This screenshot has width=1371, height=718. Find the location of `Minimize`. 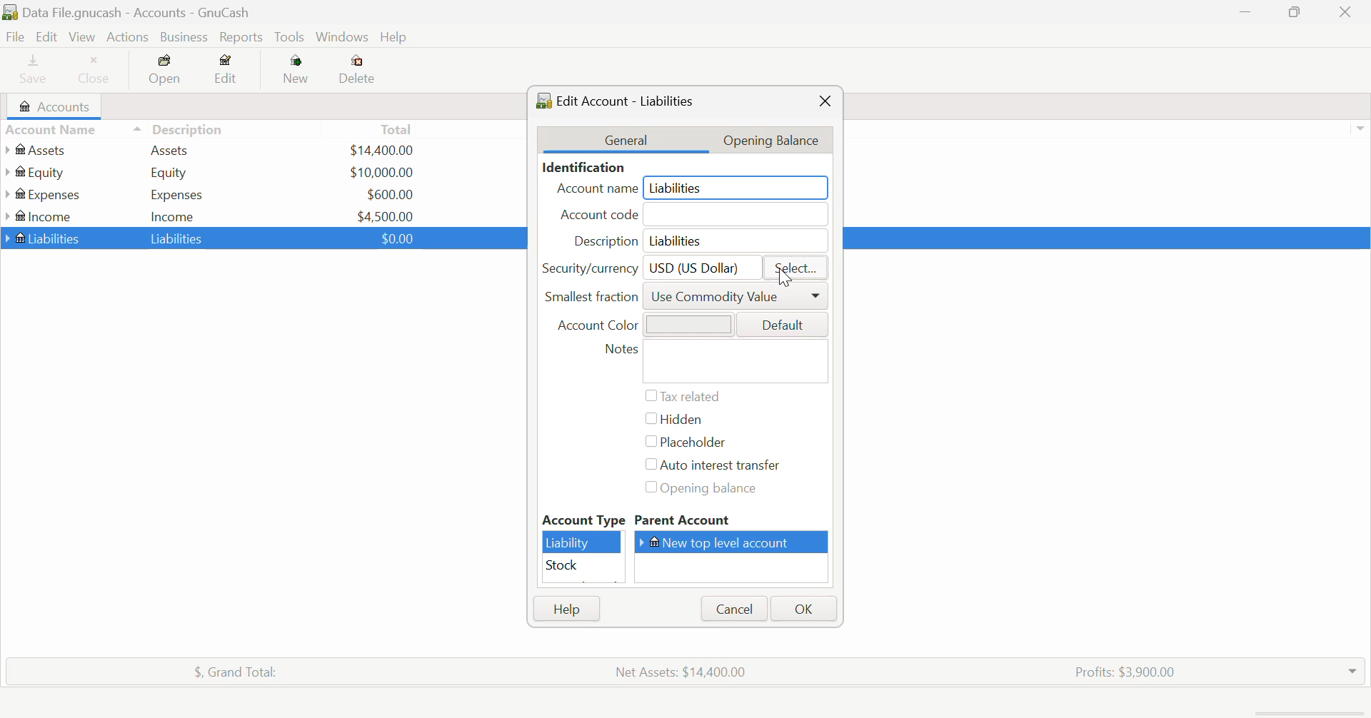

Minimize is located at coordinates (1297, 14).